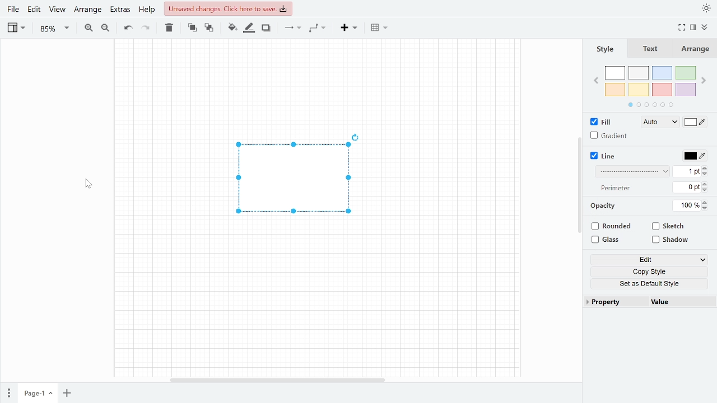  Describe the element at coordinates (606, 47) in the screenshot. I see `Style` at that location.